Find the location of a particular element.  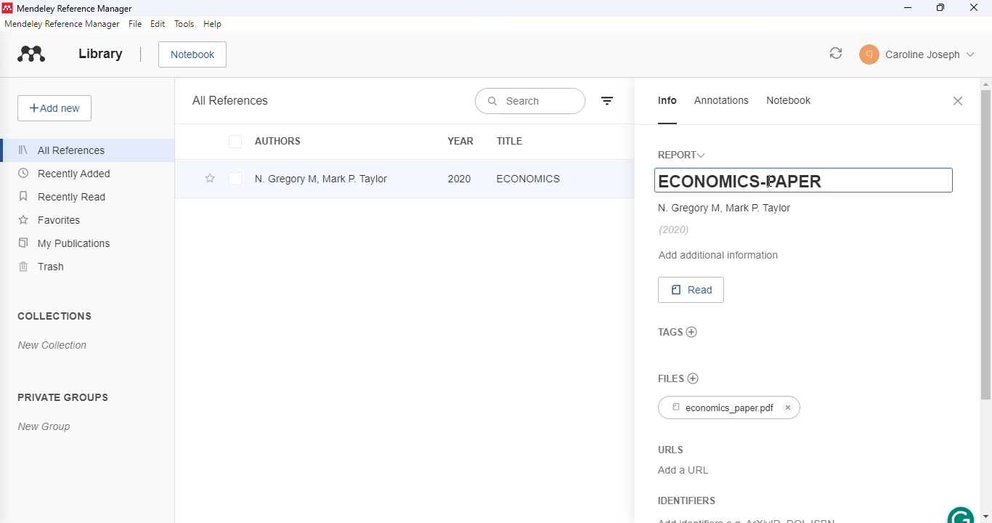

recently read is located at coordinates (62, 195).